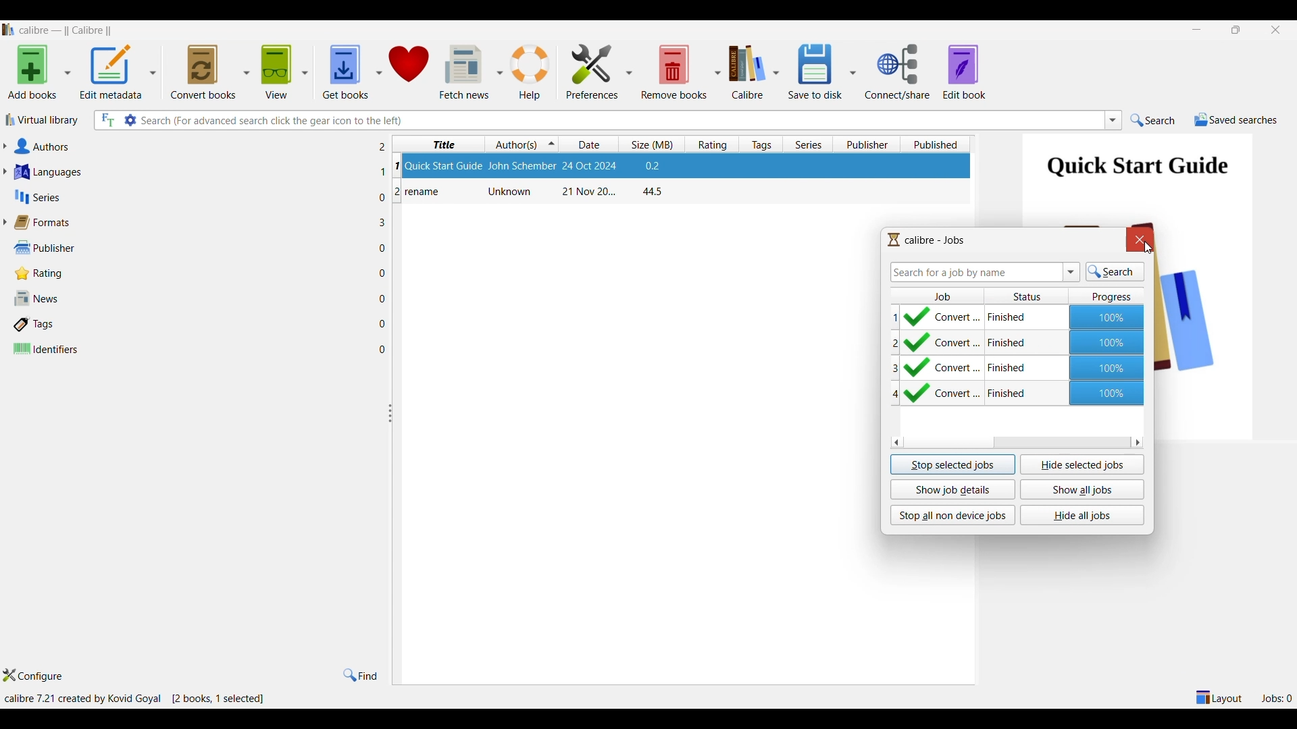 The height and width of the screenshot is (729, 1297). What do you see at coordinates (808, 144) in the screenshot?
I see `Series column` at bounding box center [808, 144].